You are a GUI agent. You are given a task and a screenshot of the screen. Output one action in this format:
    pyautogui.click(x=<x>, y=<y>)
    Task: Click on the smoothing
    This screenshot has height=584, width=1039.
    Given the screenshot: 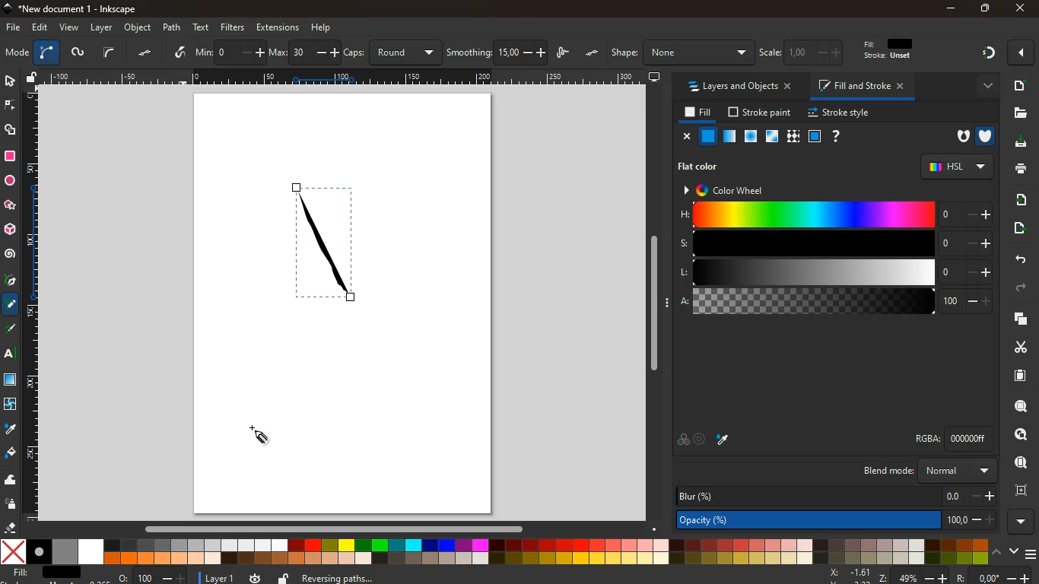 What is the action you would take?
    pyautogui.click(x=497, y=52)
    